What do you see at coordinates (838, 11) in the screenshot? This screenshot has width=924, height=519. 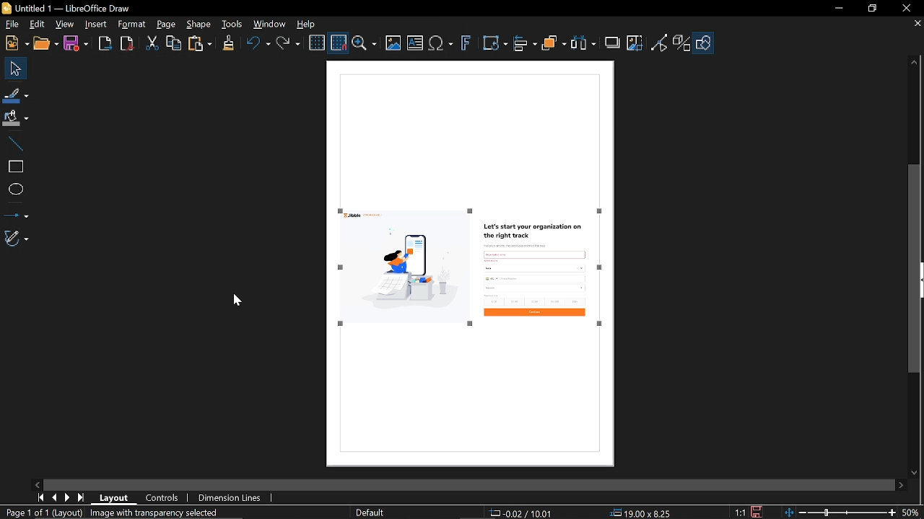 I see `Minimize` at bounding box center [838, 11].